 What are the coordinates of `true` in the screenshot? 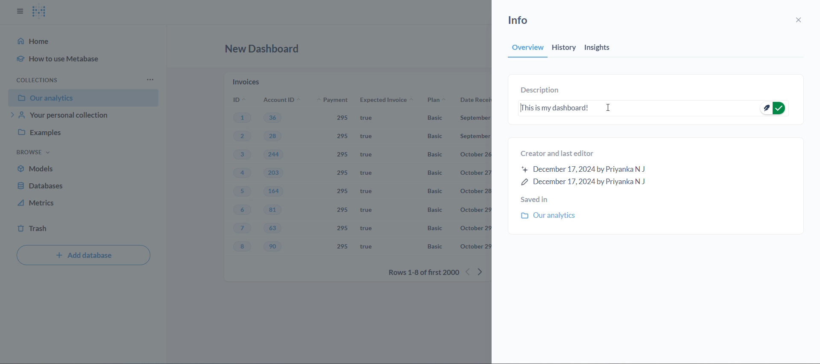 It's located at (369, 173).